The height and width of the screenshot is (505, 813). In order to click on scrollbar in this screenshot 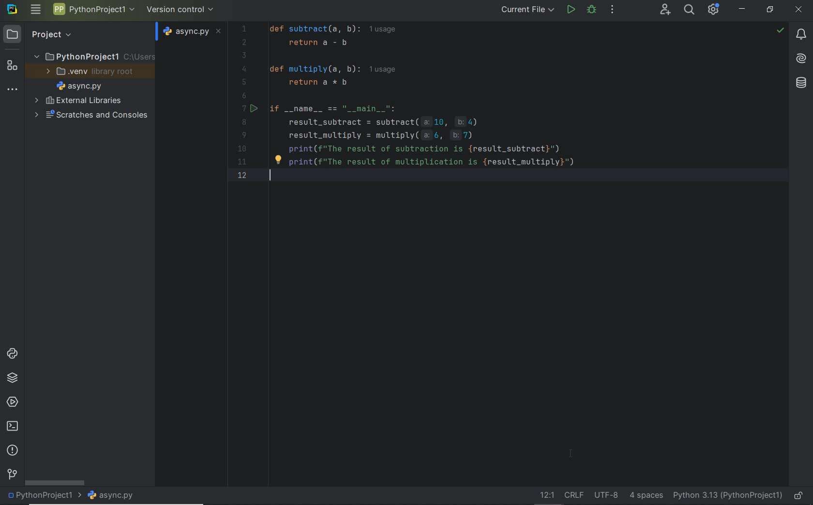, I will do `click(56, 483)`.